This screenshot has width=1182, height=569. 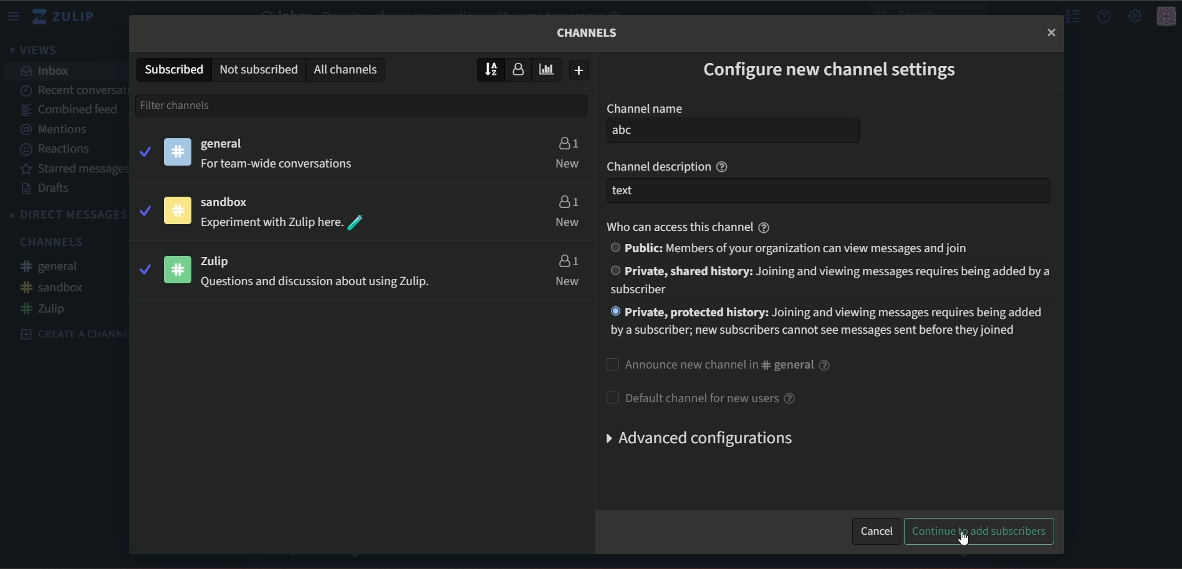 What do you see at coordinates (550, 69) in the screenshot?
I see `poll` at bounding box center [550, 69].